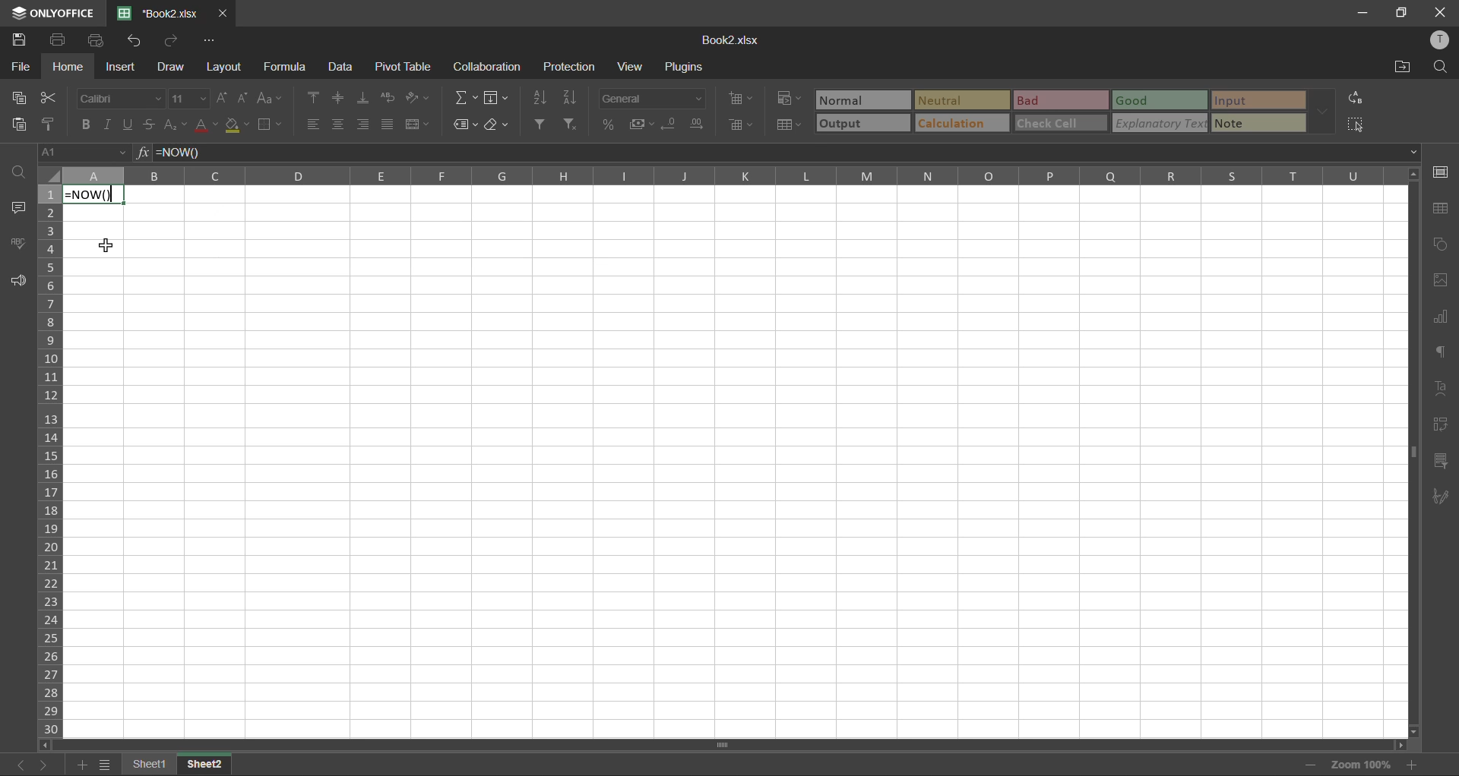 The image size is (1459, 776). What do you see at coordinates (1320, 112) in the screenshot?
I see `more options` at bounding box center [1320, 112].